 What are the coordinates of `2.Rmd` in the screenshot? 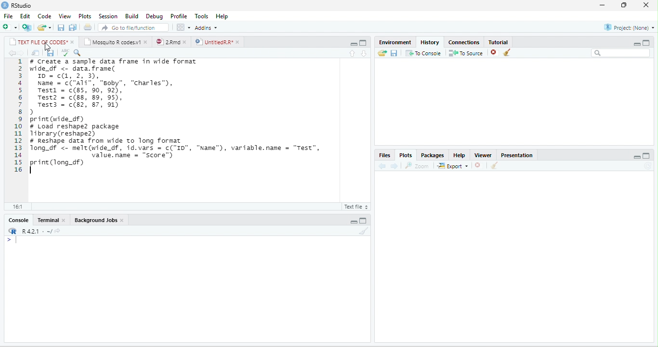 It's located at (168, 42).